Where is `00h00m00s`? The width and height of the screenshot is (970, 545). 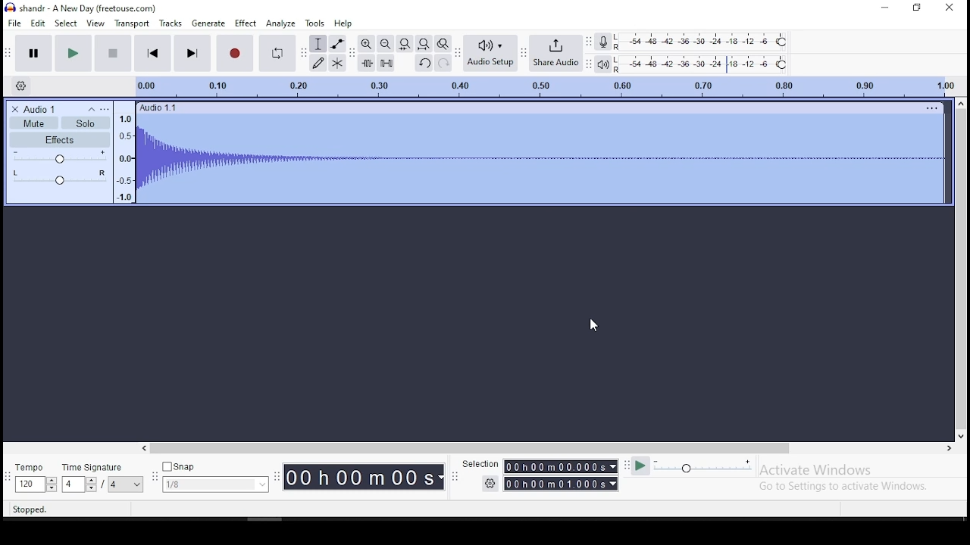
00h00m00s is located at coordinates (560, 466).